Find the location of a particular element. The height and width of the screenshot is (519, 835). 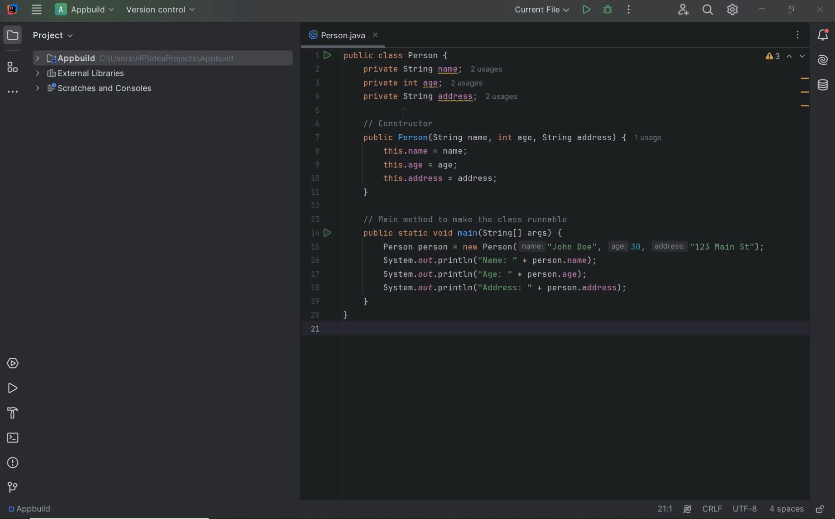

debug is located at coordinates (607, 10).